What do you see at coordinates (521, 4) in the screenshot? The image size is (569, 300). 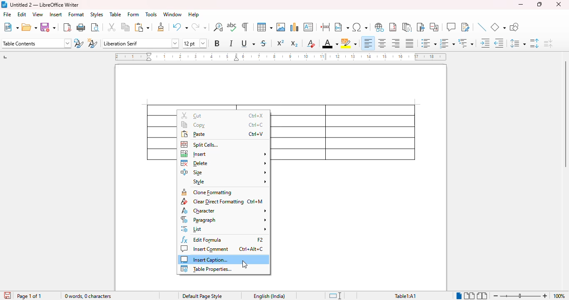 I see `minimize` at bounding box center [521, 4].